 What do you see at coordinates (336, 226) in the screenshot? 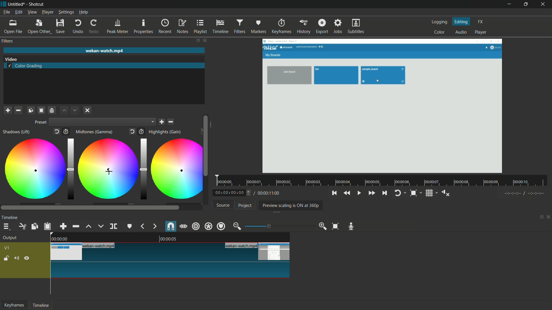
I see `zoom timeline to fit` at bounding box center [336, 226].